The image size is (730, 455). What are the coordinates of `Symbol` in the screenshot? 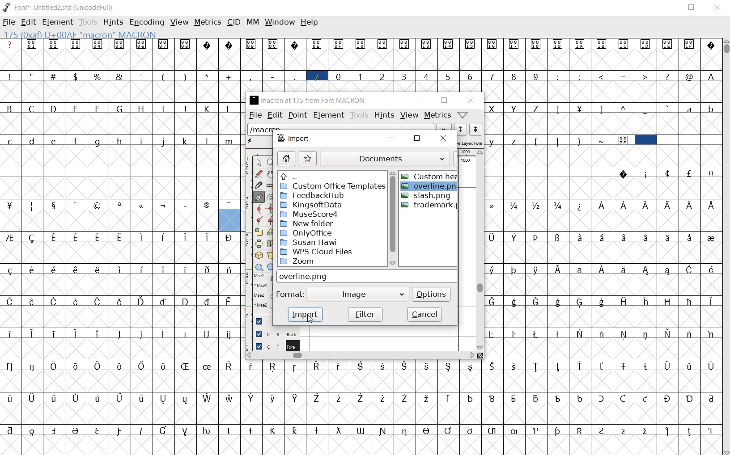 It's located at (253, 430).